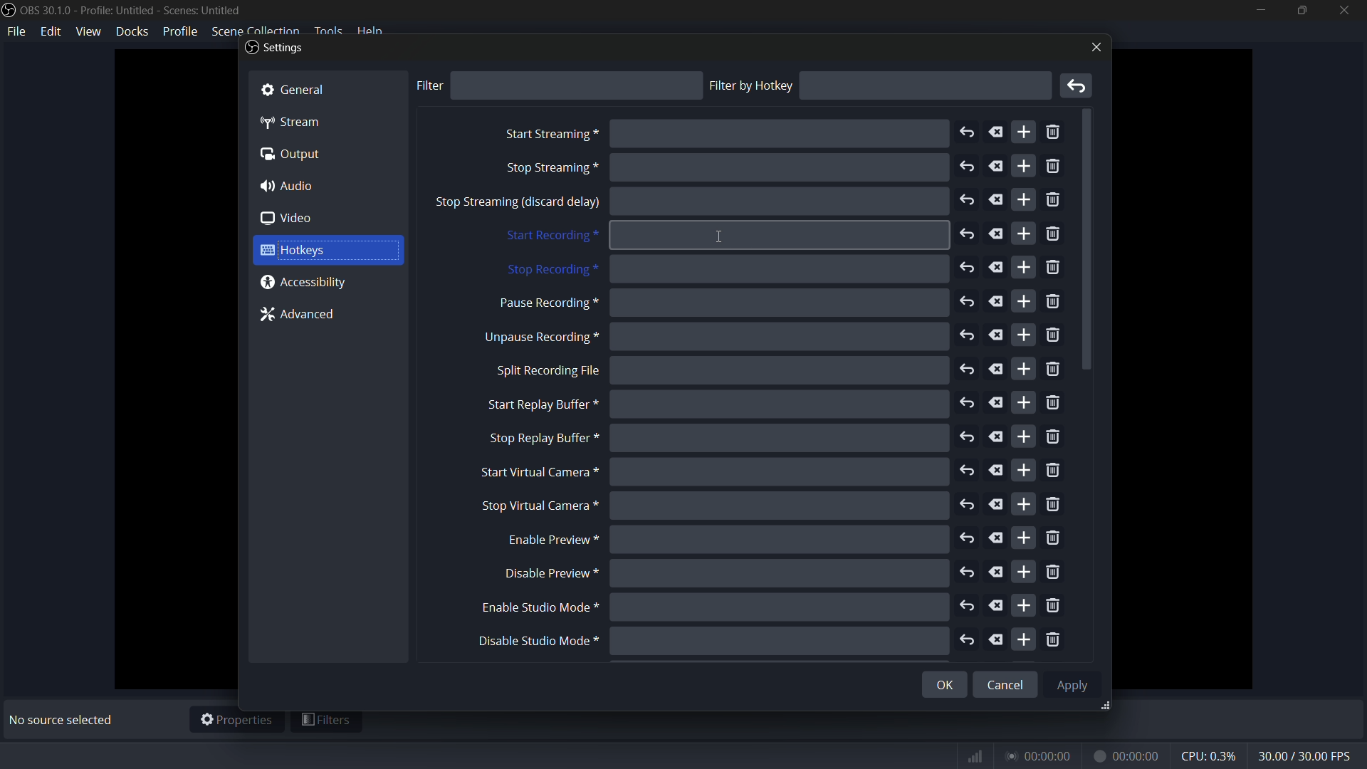 Image resolution: width=1367 pixels, height=769 pixels. Describe the element at coordinates (295, 186) in the screenshot. I see `4) Audio` at that location.